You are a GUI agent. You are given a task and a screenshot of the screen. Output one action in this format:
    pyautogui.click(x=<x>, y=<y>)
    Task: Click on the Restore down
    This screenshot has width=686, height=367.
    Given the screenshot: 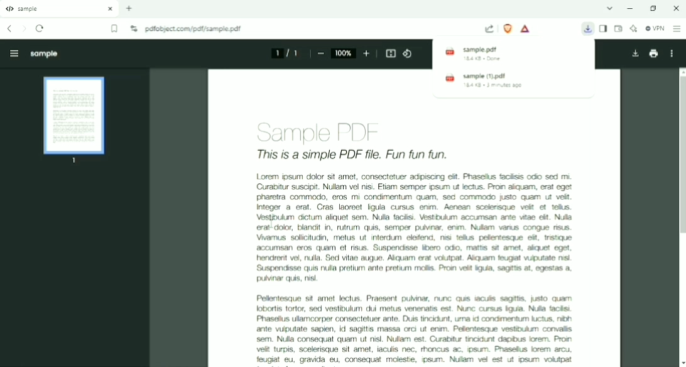 What is the action you would take?
    pyautogui.click(x=653, y=8)
    